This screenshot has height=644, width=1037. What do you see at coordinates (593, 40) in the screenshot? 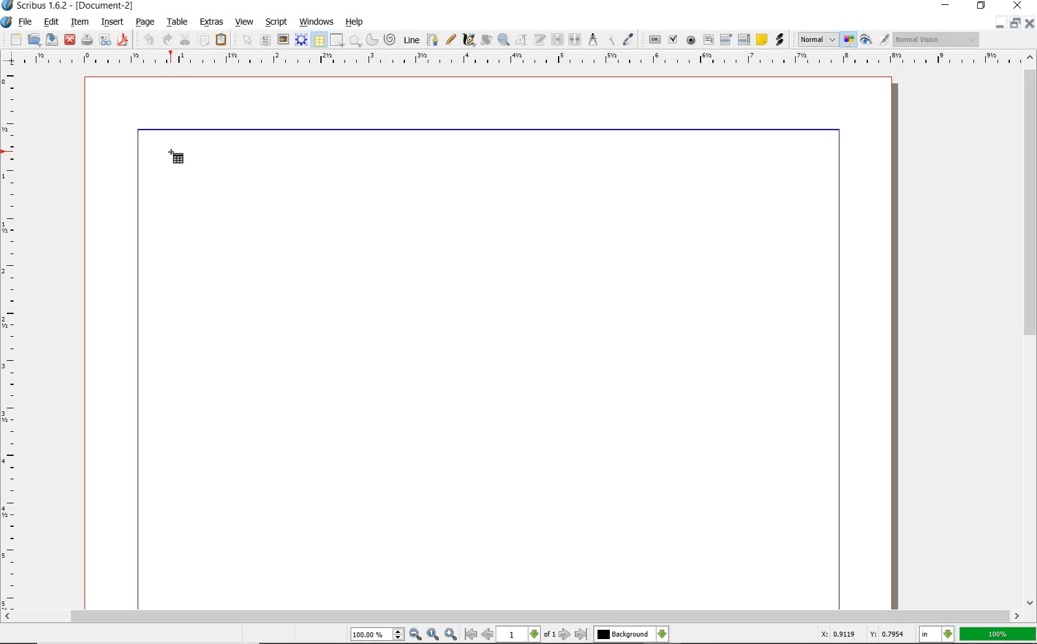
I see `measurements` at bounding box center [593, 40].